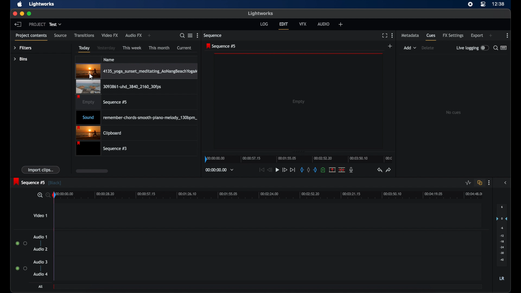  Describe the element at coordinates (341, 25) in the screenshot. I see `add` at that location.